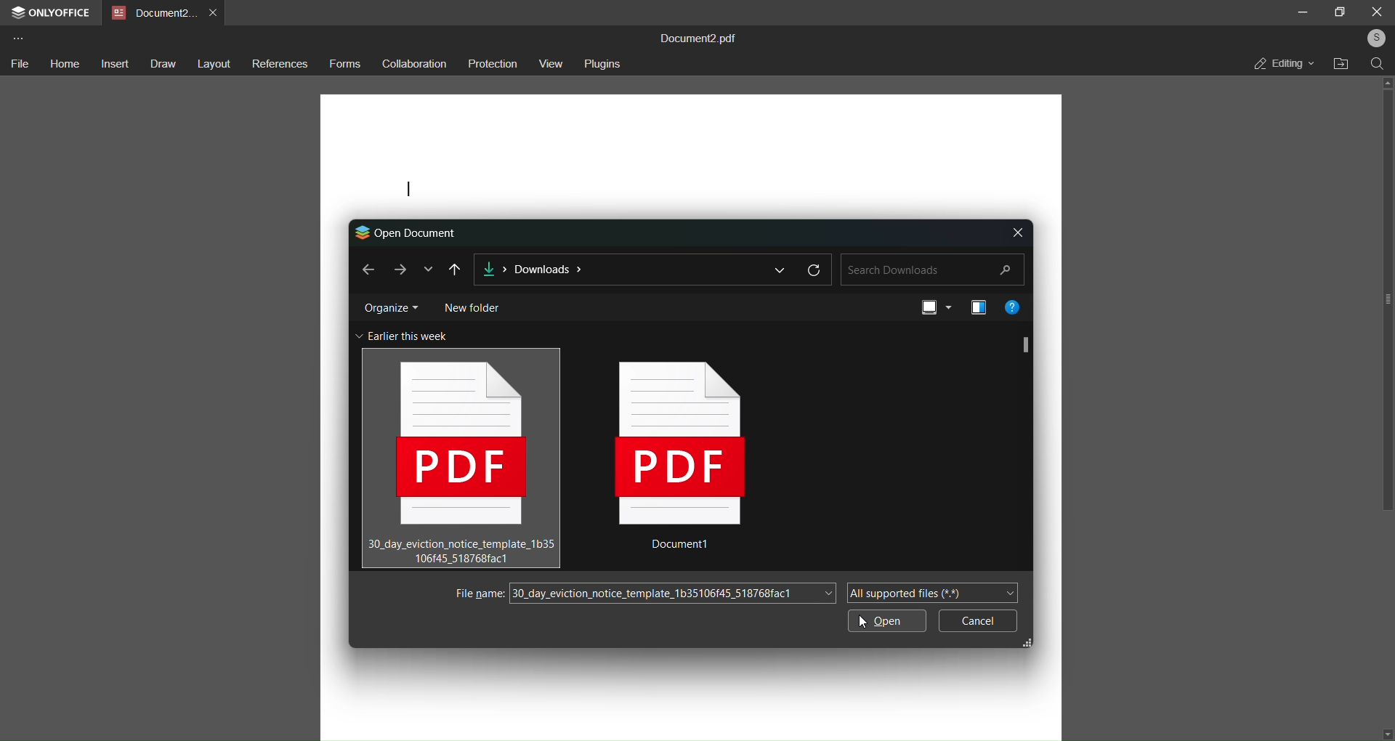  I want to click on scroll bar, so click(1025, 344).